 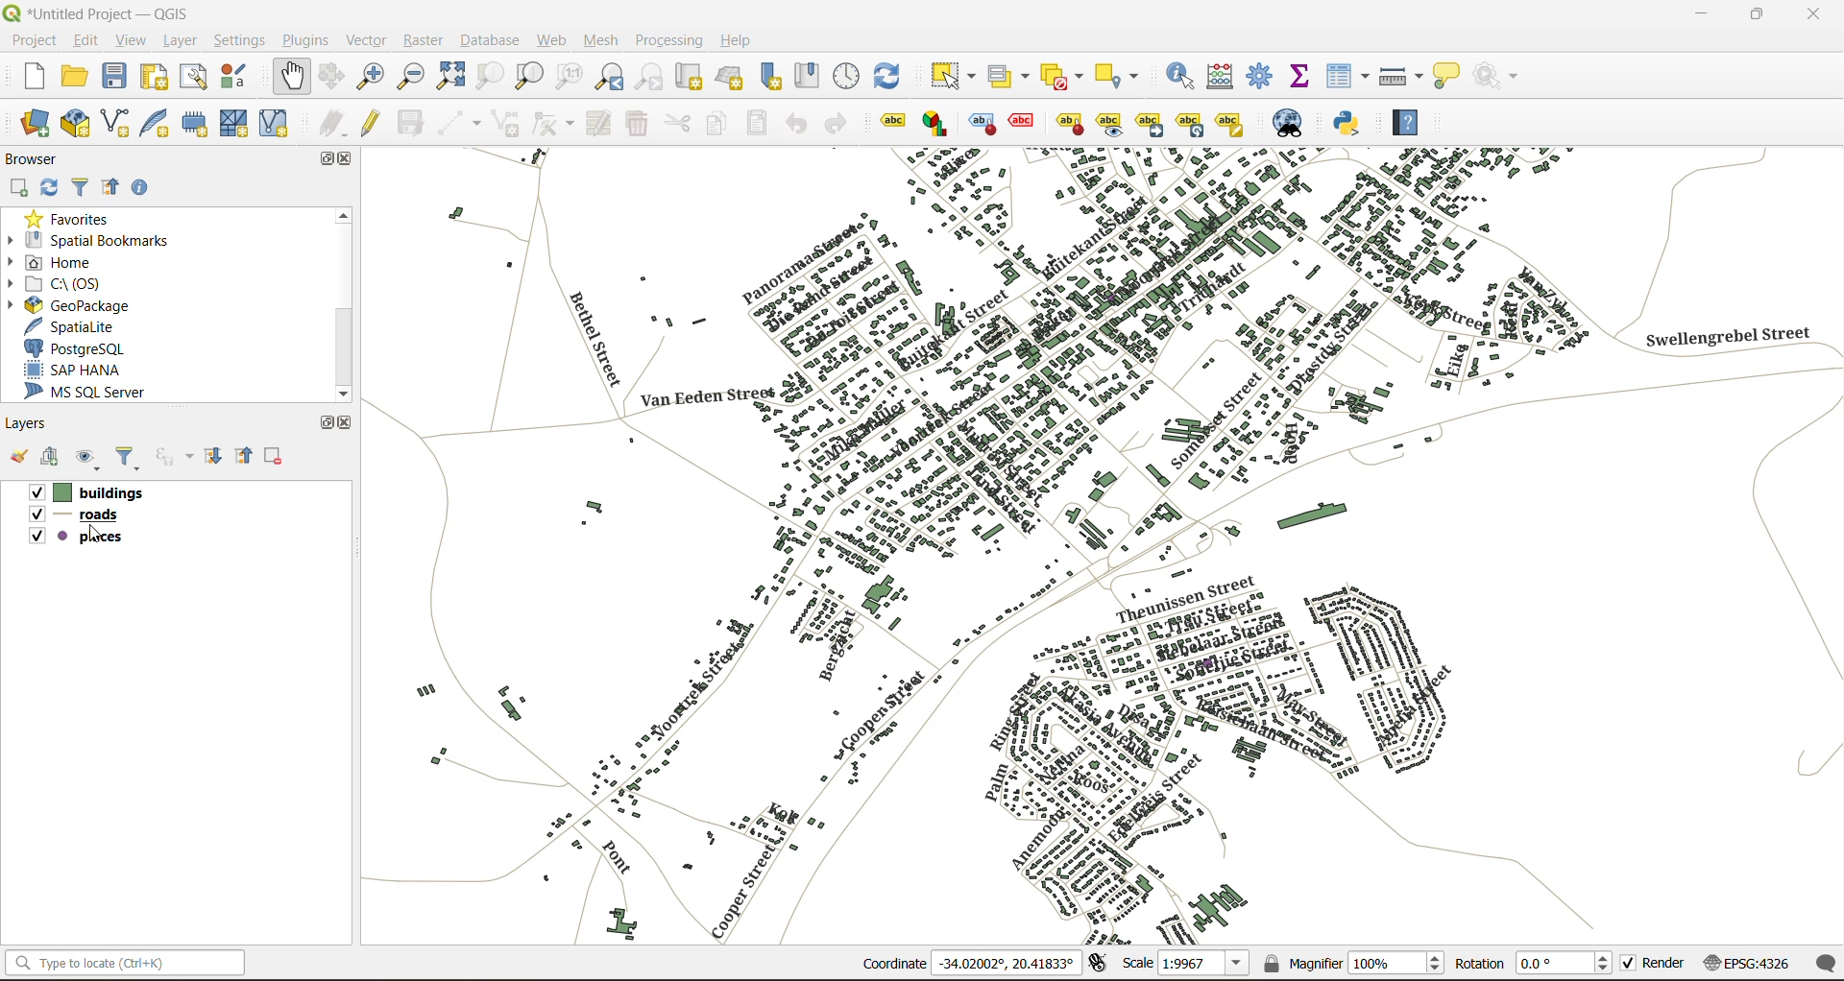 What do you see at coordinates (1026, 122) in the screenshot?
I see `toggle display of unplaced labels` at bounding box center [1026, 122].